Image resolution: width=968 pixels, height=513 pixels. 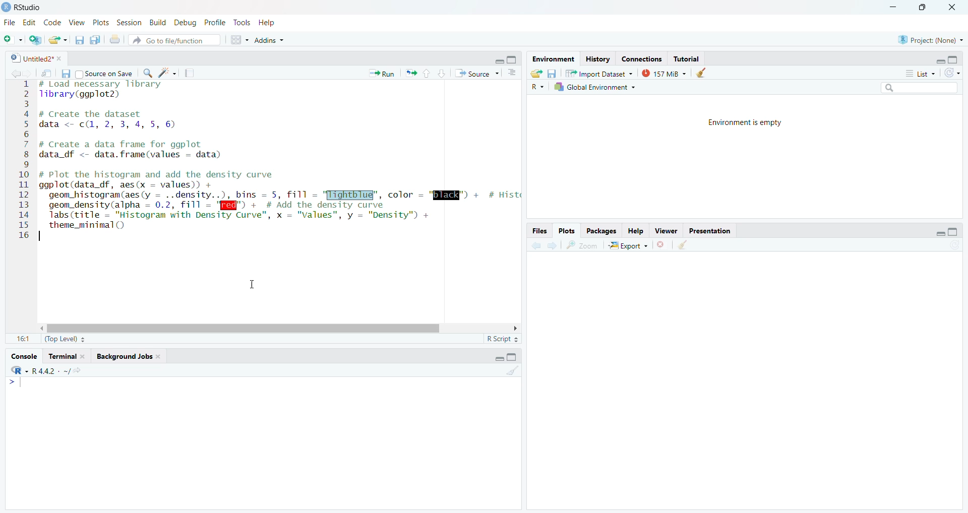 I want to click on maximize, so click(x=512, y=60).